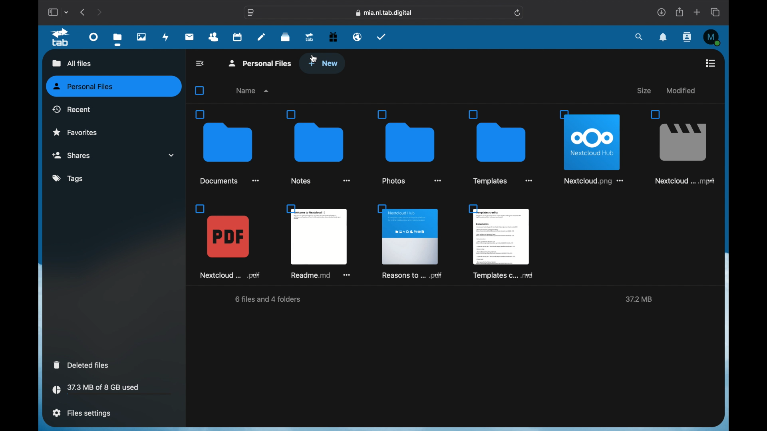  I want to click on mail, so click(190, 38).